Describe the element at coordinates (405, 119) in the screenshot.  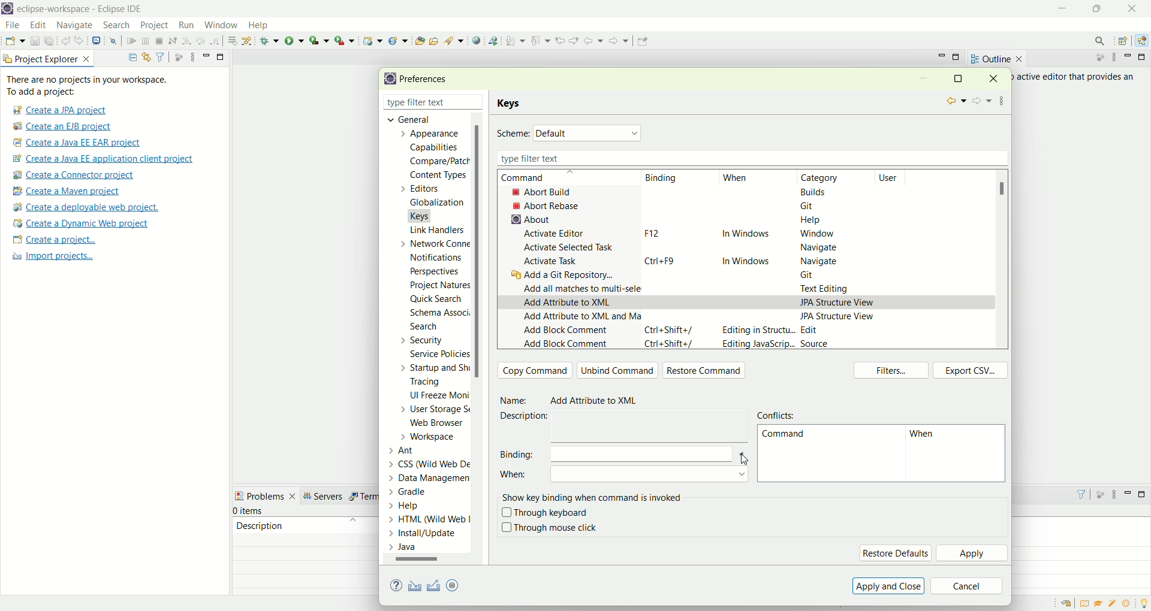
I see `general` at that location.